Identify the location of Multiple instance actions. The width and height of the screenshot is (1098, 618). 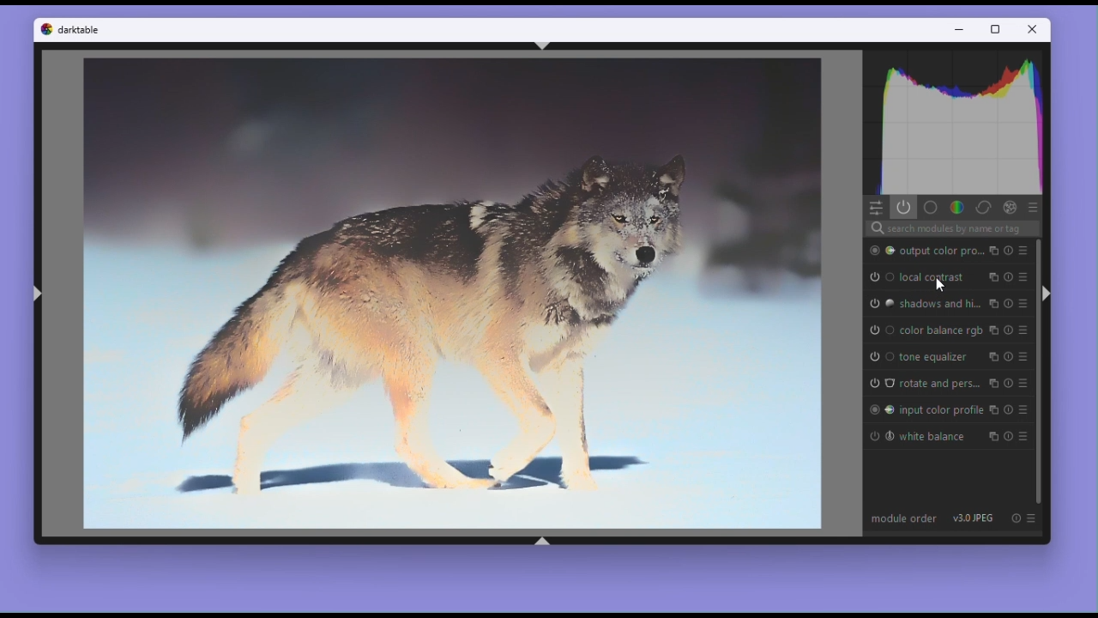
(992, 379).